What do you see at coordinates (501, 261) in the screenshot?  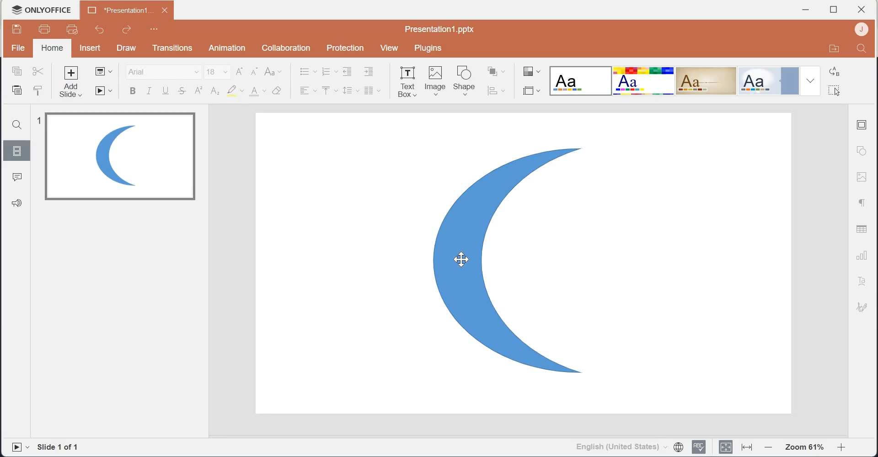 I see `Image preview` at bounding box center [501, 261].